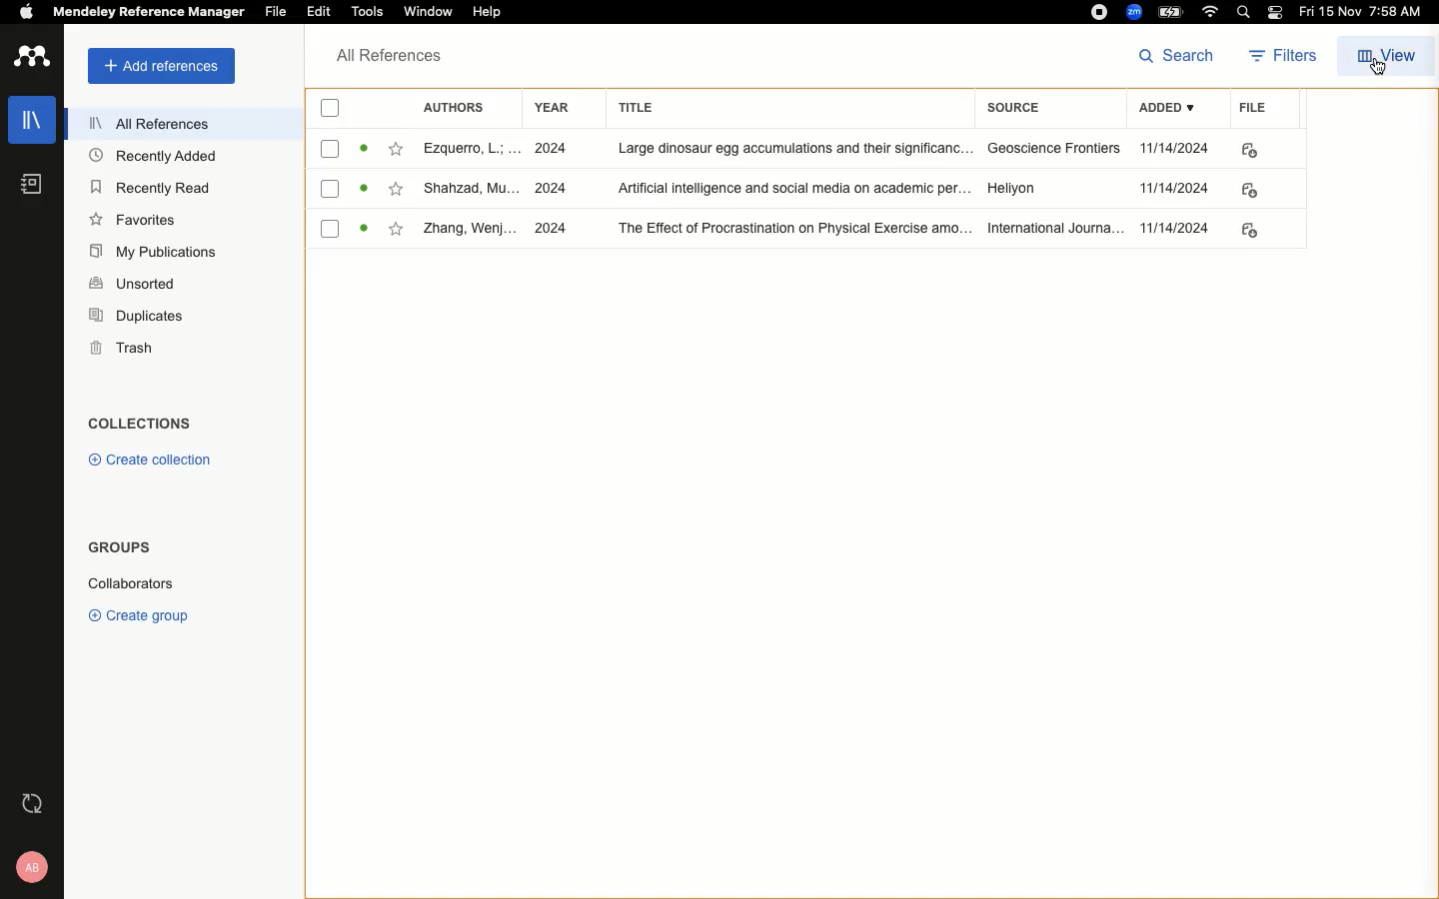 The image size is (1439, 899). I want to click on Added, so click(1164, 111).